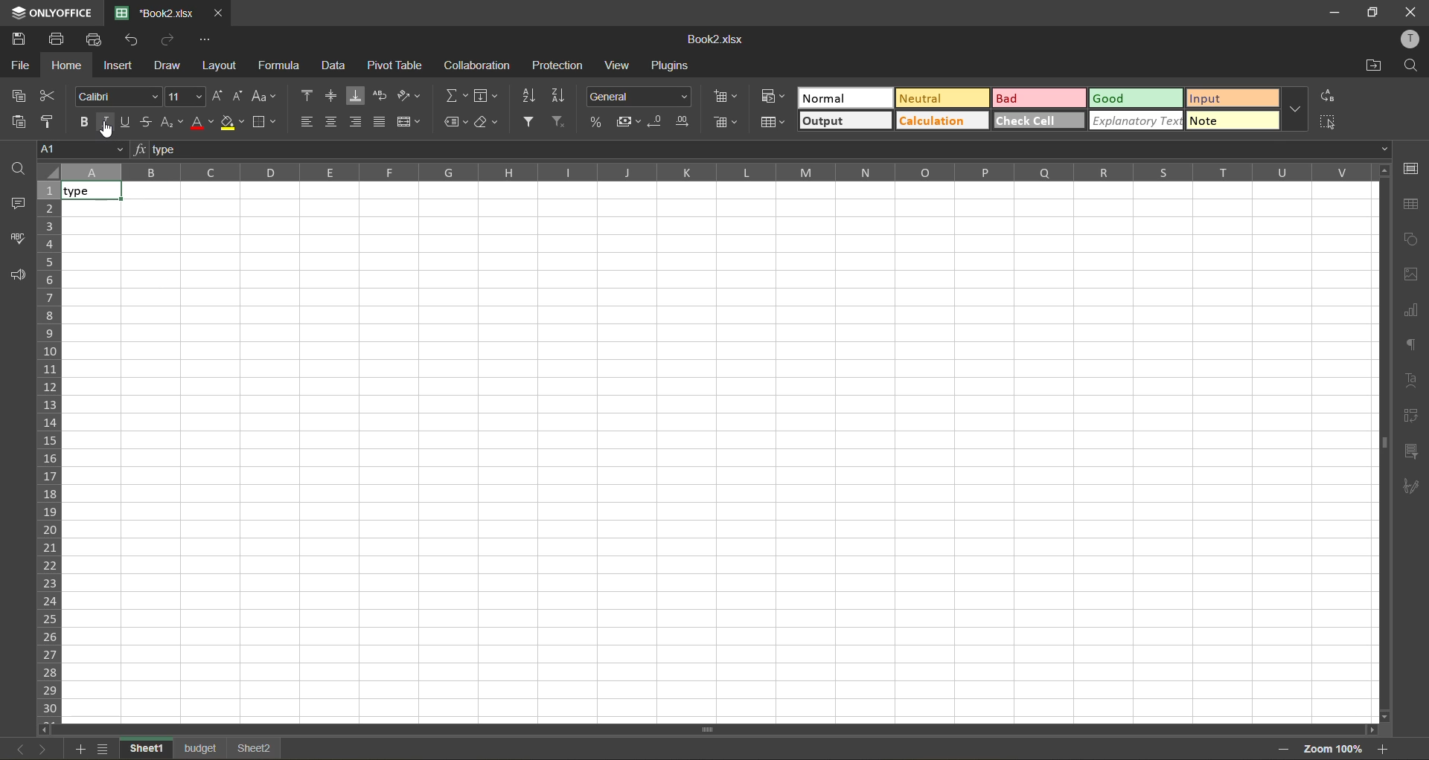 Image resolution: width=1429 pixels, height=760 pixels. Describe the element at coordinates (48, 93) in the screenshot. I see `cut` at that location.